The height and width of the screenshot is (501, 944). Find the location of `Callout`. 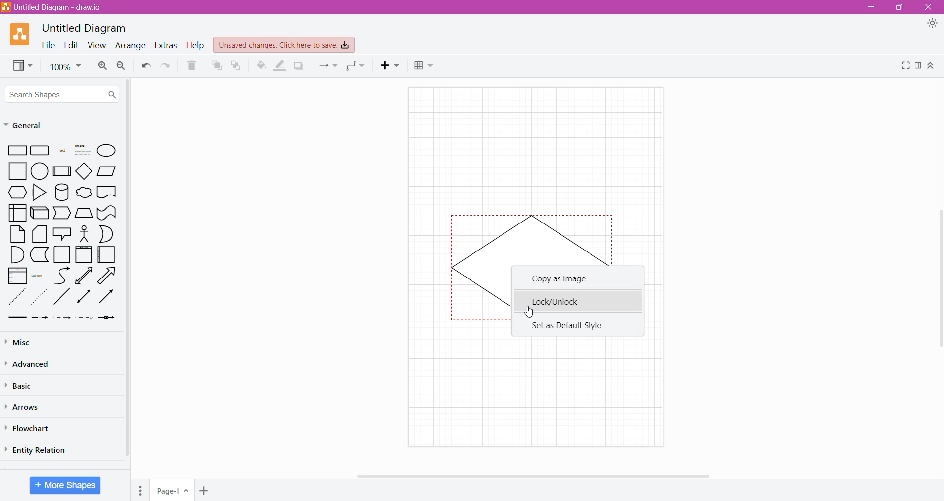

Callout is located at coordinates (61, 235).